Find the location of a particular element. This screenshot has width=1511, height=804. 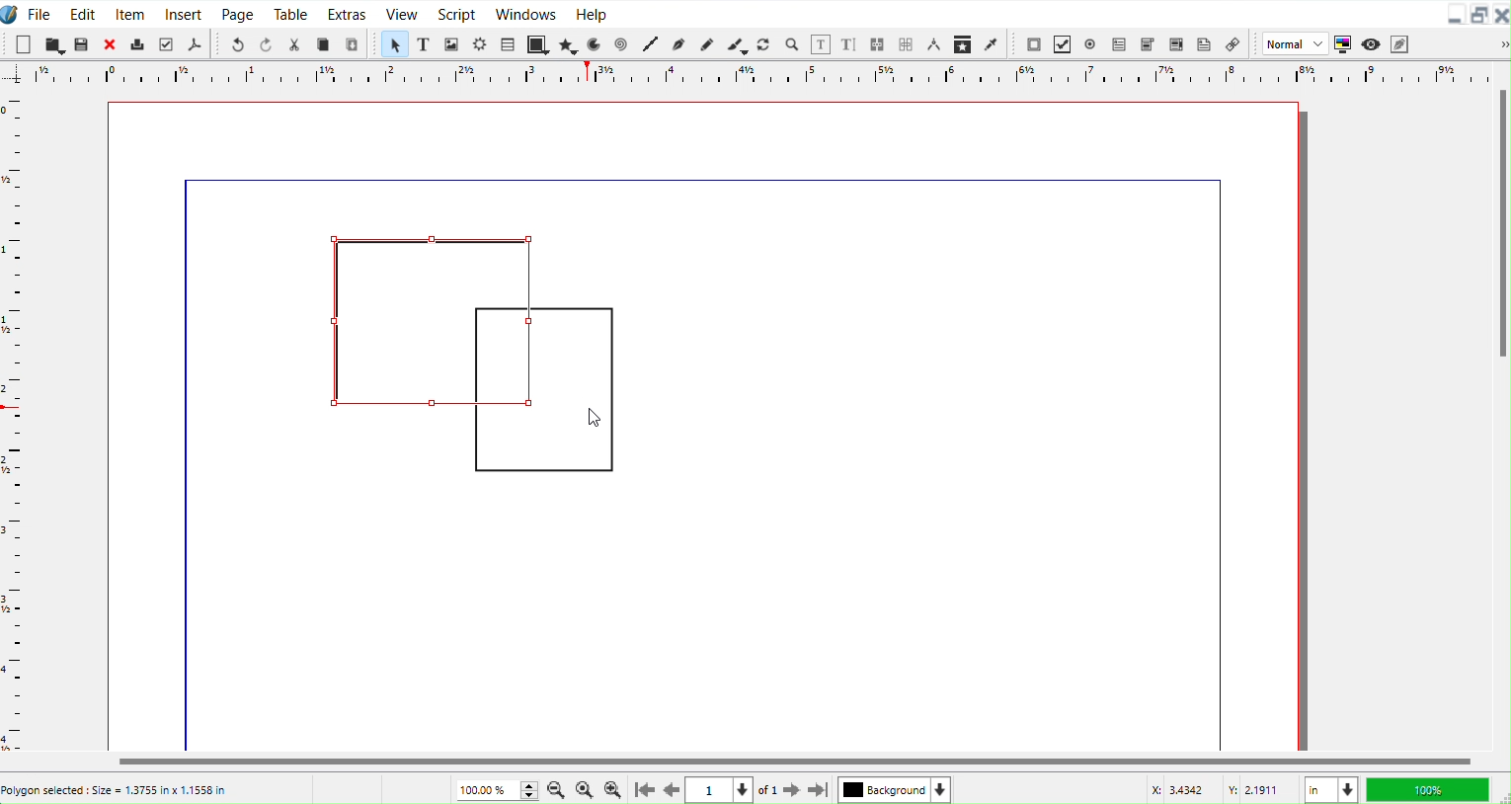

Close is located at coordinates (108, 44).